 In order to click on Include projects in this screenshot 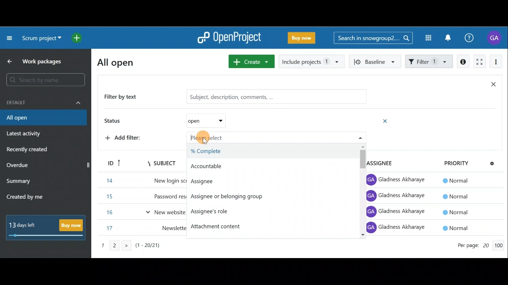, I will do `click(311, 62)`.